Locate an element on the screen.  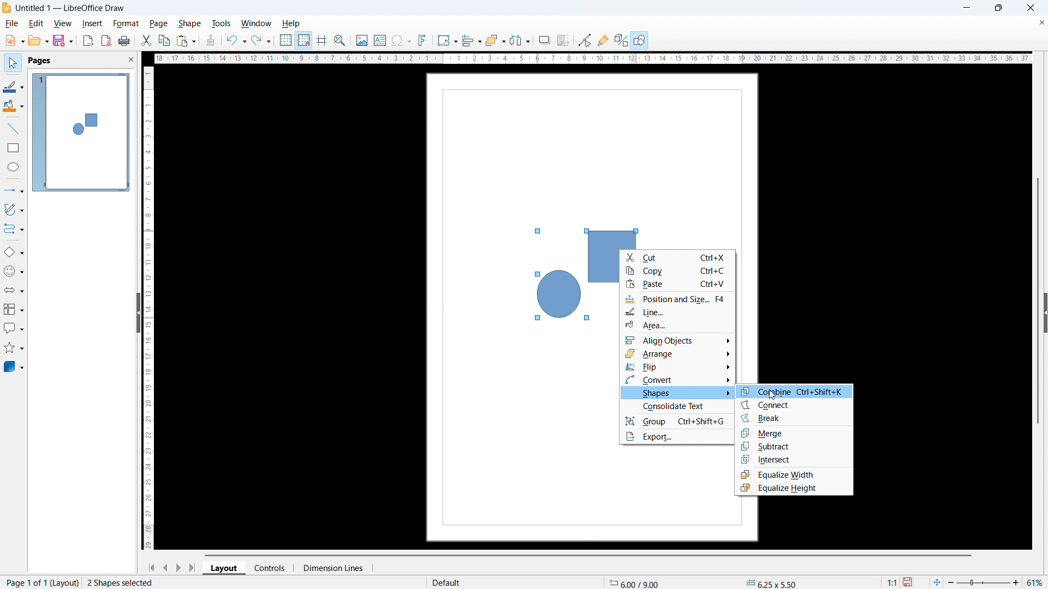
cursor coordinate is located at coordinates (636, 582).